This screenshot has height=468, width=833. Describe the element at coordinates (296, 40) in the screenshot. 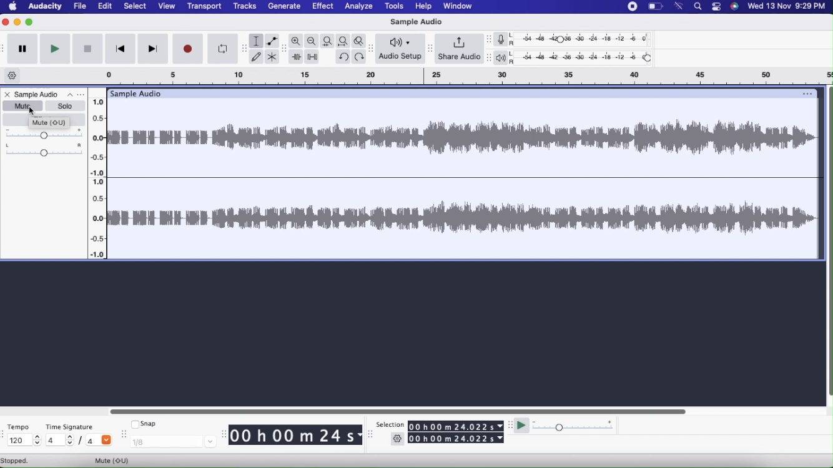

I see `Zoom in` at that location.